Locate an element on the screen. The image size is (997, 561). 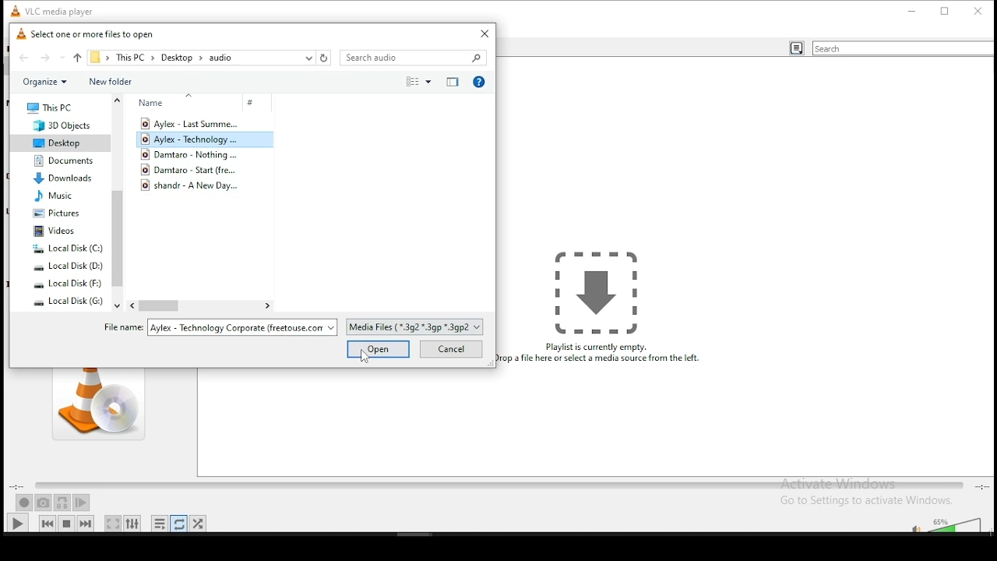
system drive 4 is located at coordinates (69, 301).